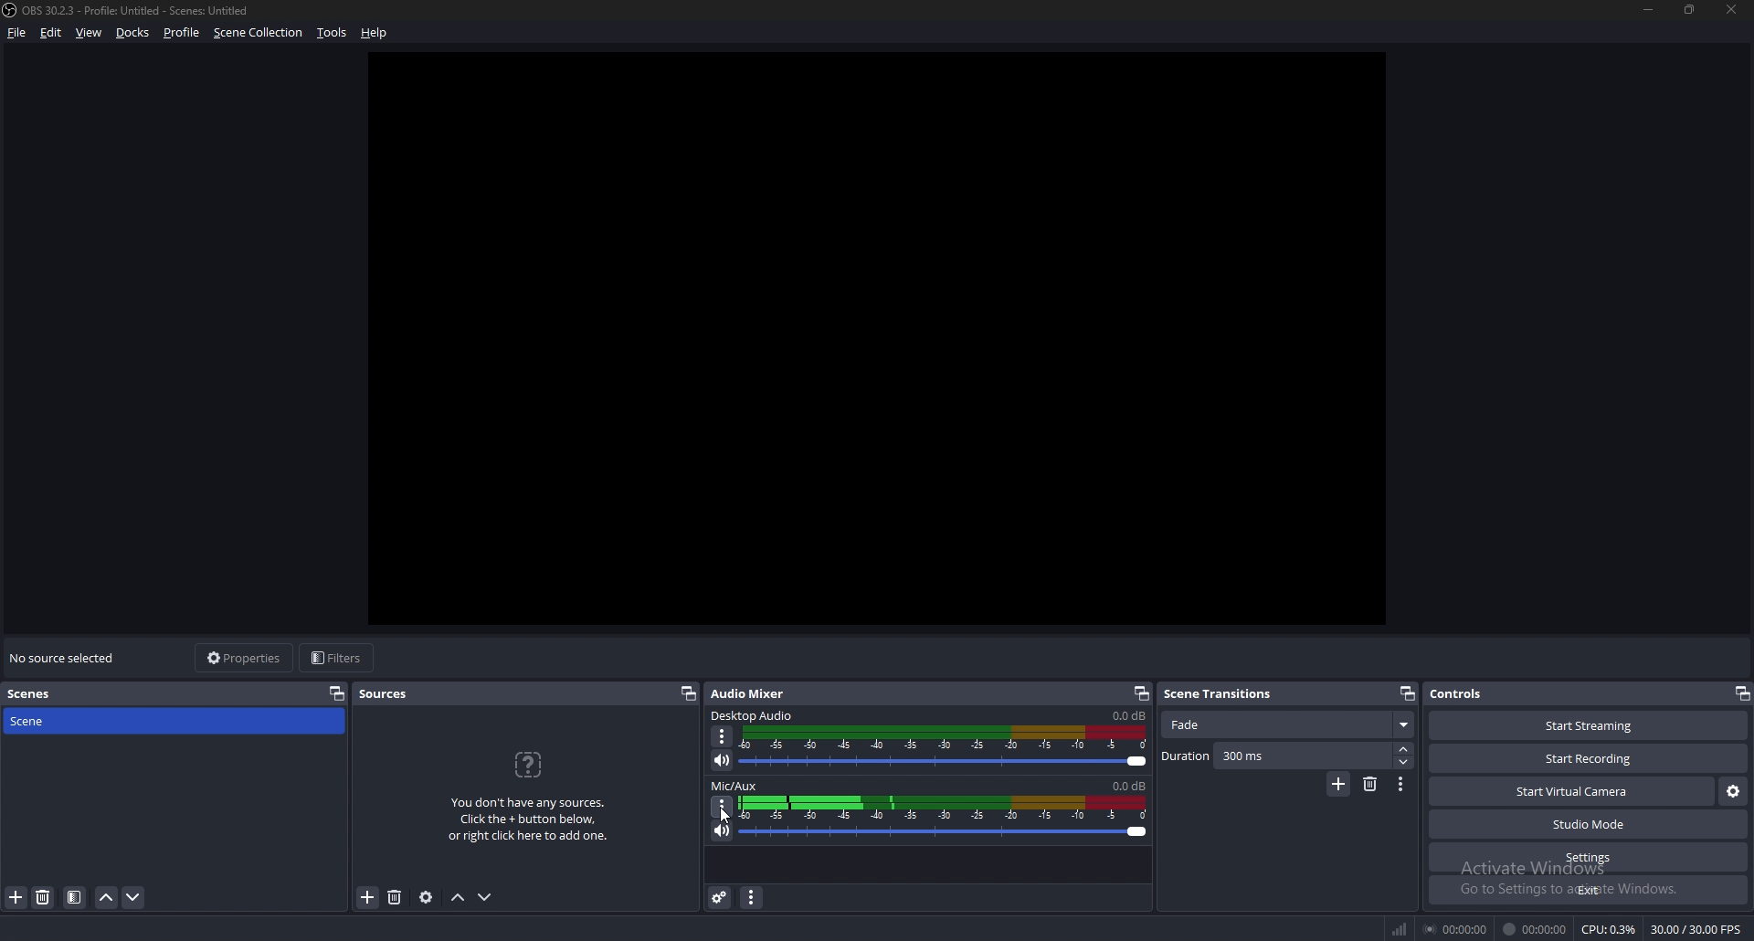  I want to click on volume, so click(1129, 715).